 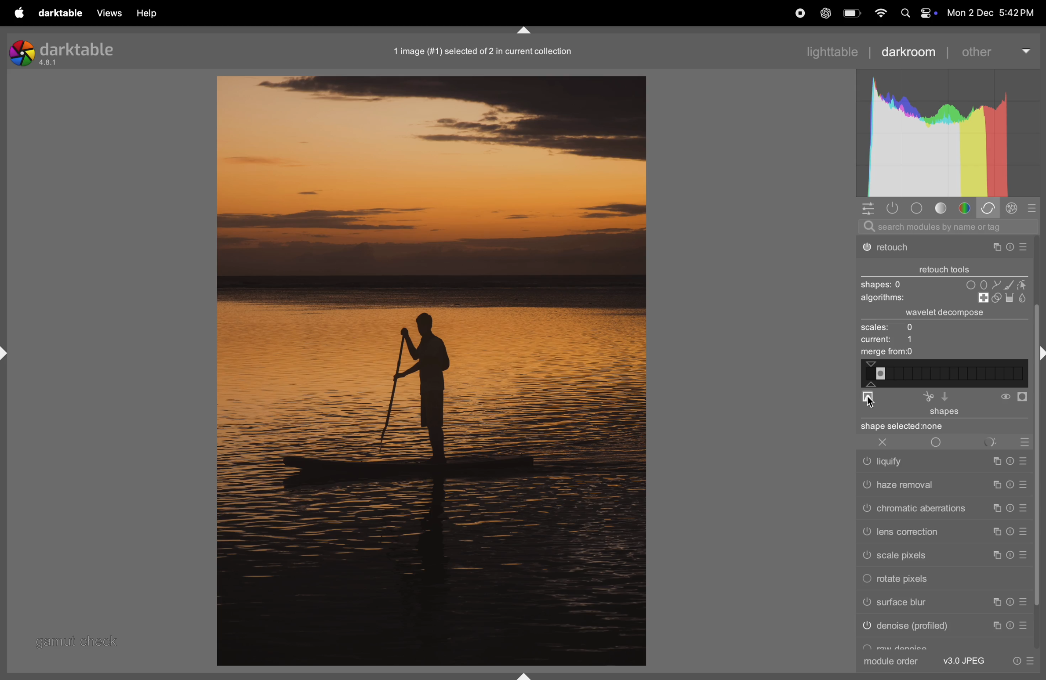 What do you see at coordinates (944, 463) in the screenshot?
I see `liquify` at bounding box center [944, 463].